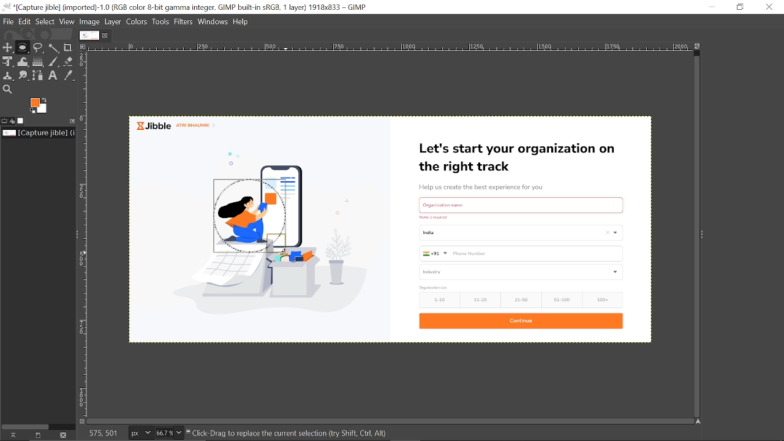 The image size is (784, 441). Describe the element at coordinates (53, 75) in the screenshot. I see `Text tool` at that location.